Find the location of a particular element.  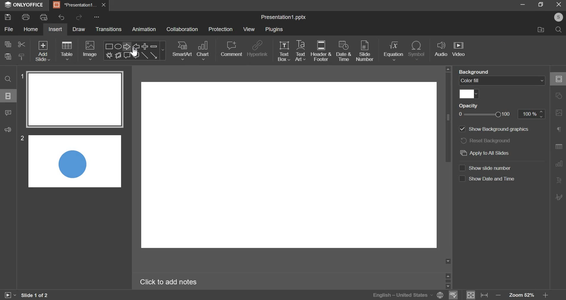

background is located at coordinates (475, 72).